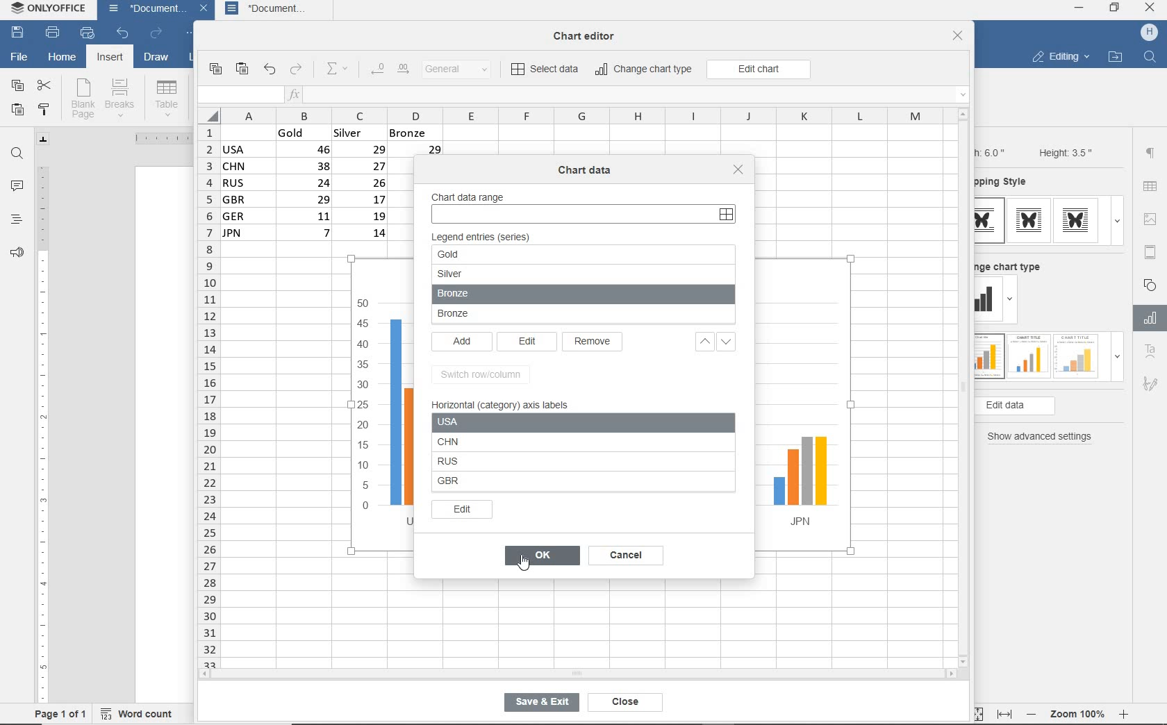 This screenshot has width=1167, height=725. Describe the element at coordinates (790, 483) in the screenshot. I see `JPN` at that location.